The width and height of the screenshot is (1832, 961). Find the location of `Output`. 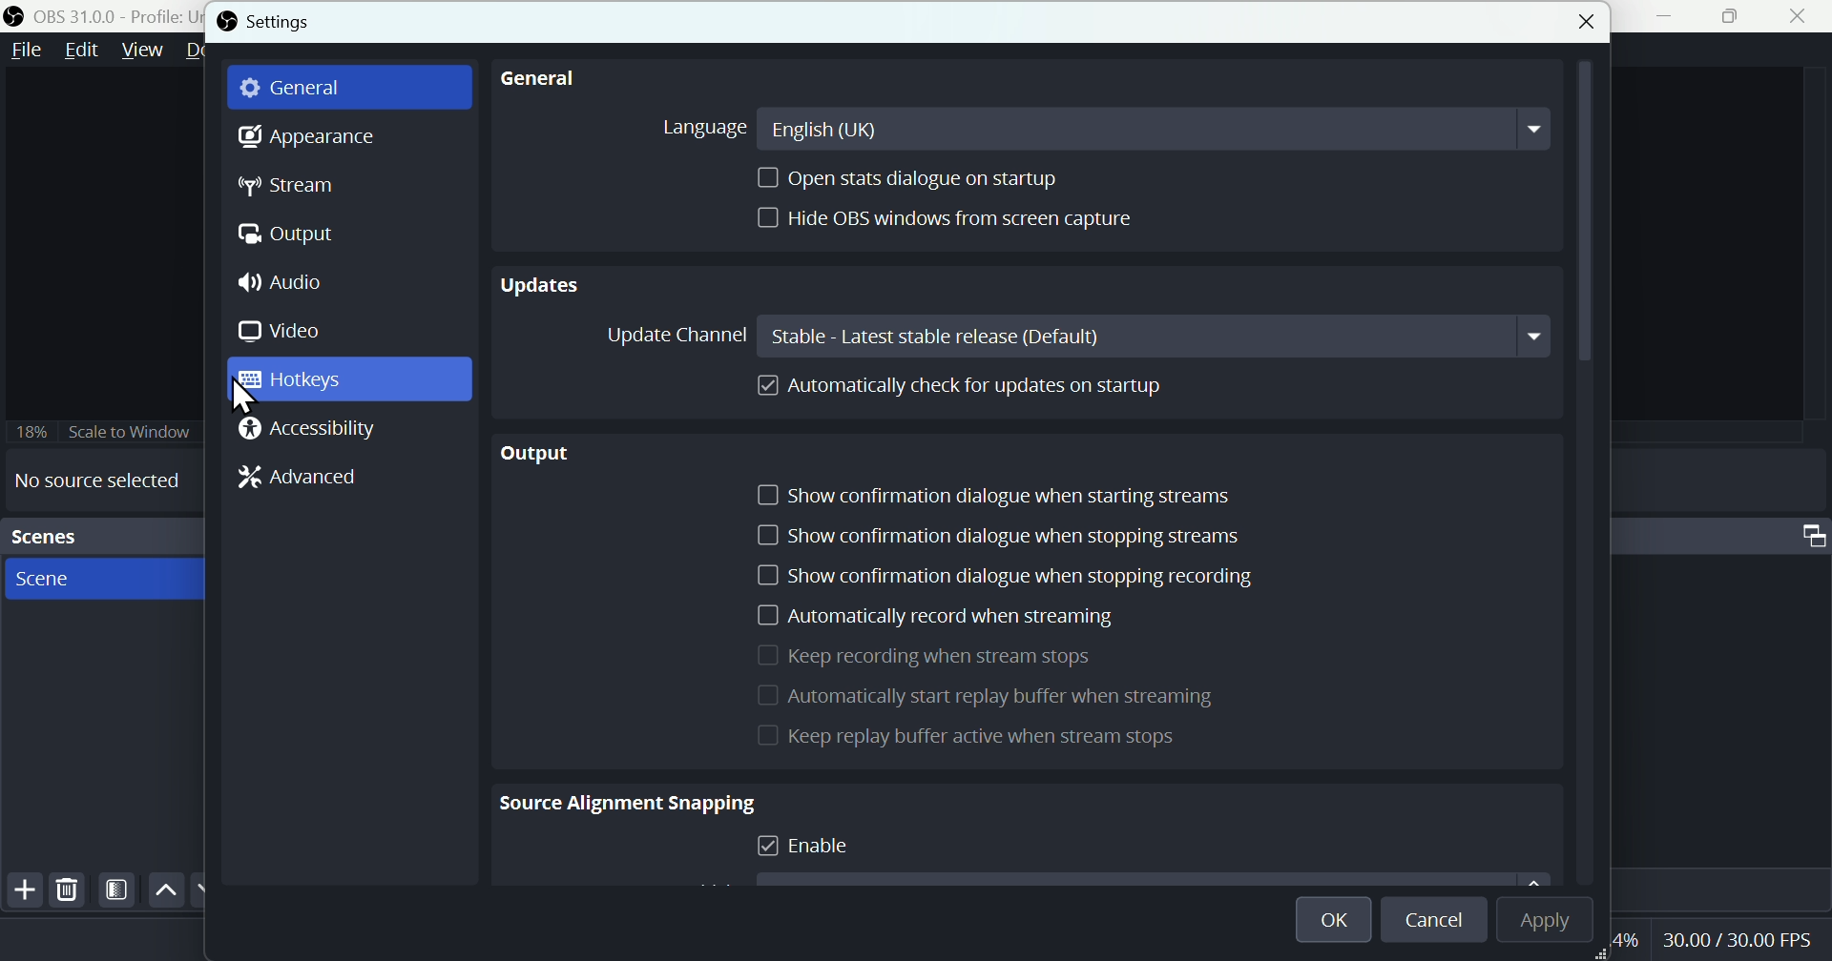

Output is located at coordinates (544, 455).